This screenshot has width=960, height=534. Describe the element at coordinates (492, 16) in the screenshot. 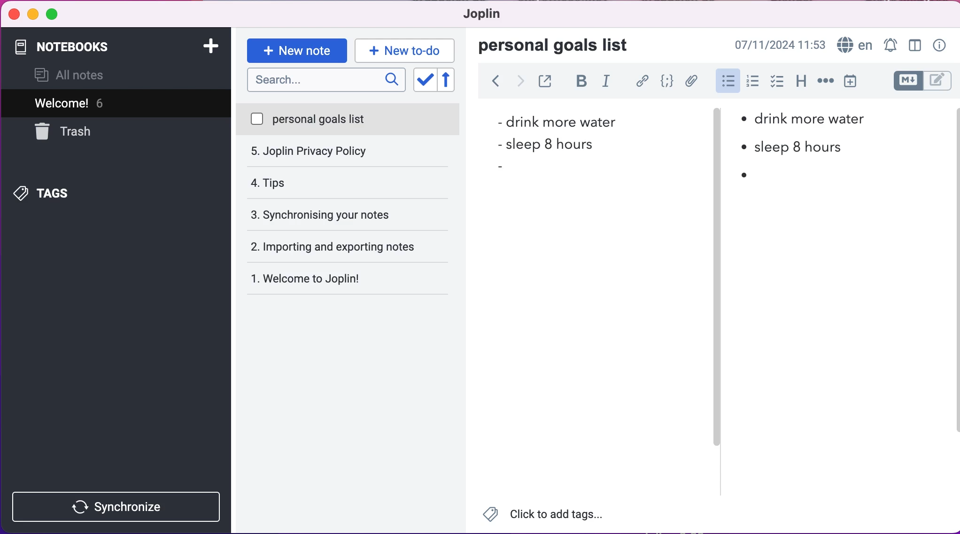

I see `joplin` at that location.